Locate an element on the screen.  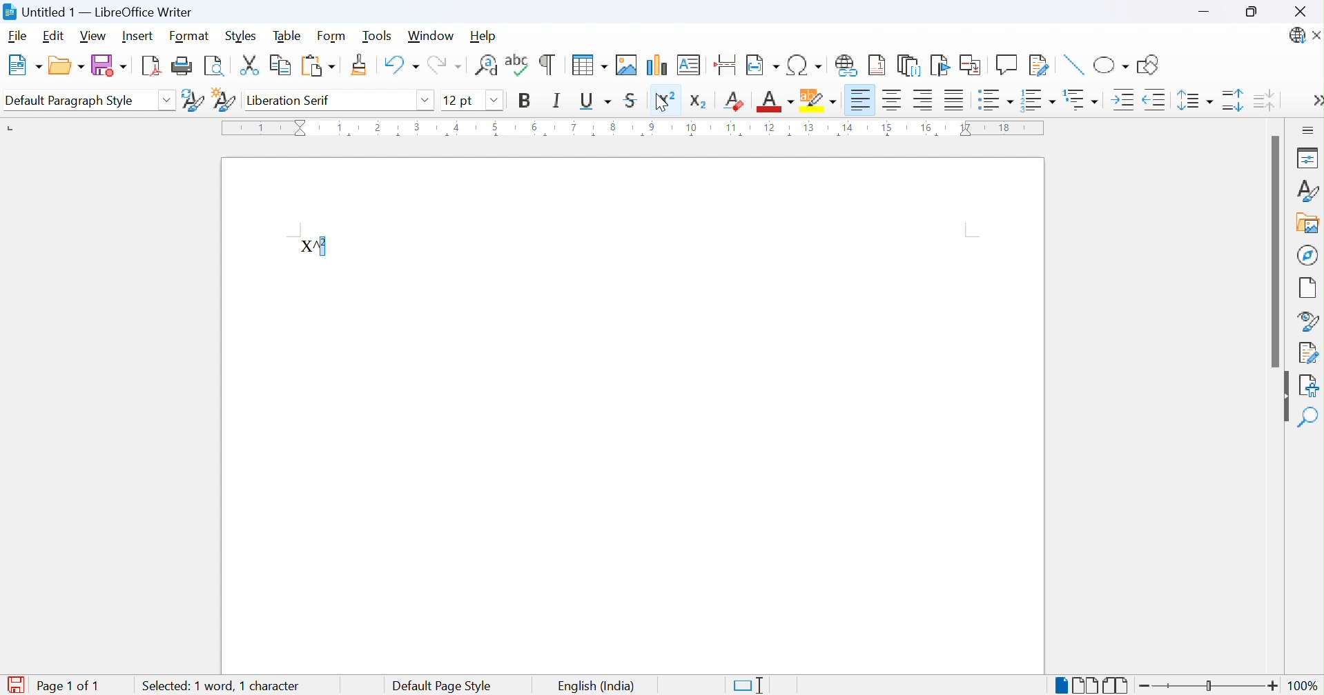
Manage changes is located at coordinates (1308, 354).